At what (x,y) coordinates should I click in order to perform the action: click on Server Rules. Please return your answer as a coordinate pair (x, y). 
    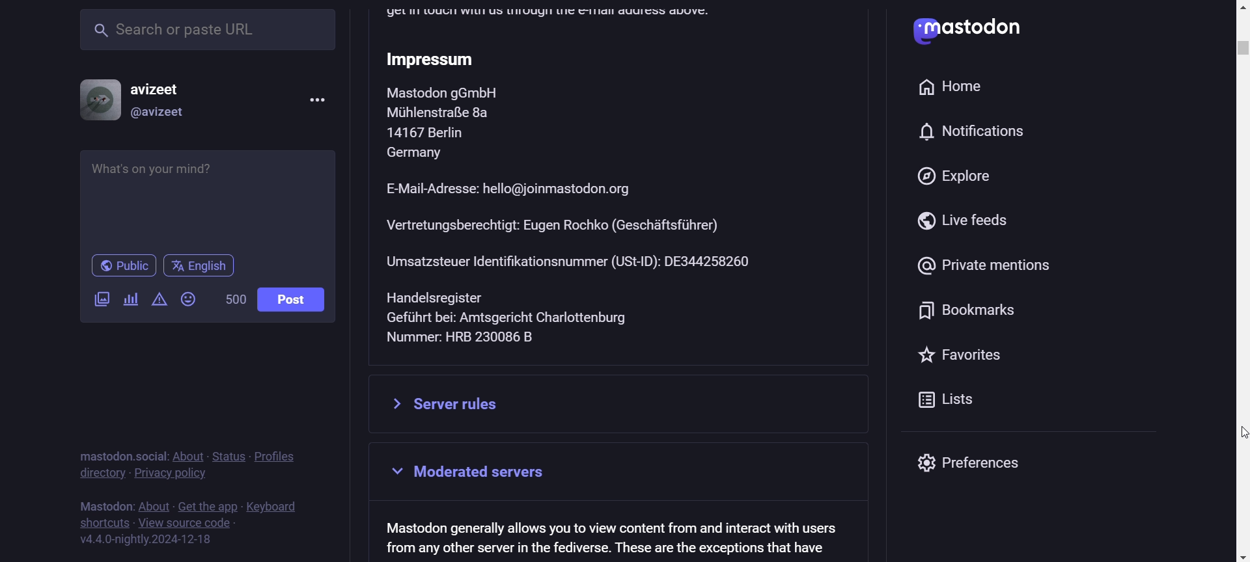
    Looking at the image, I should click on (621, 404).